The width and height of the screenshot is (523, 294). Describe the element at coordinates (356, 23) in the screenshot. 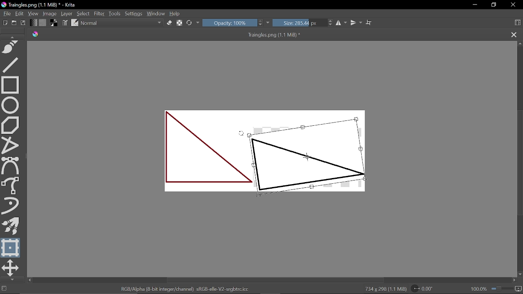

I see `Vertical mirror` at that location.